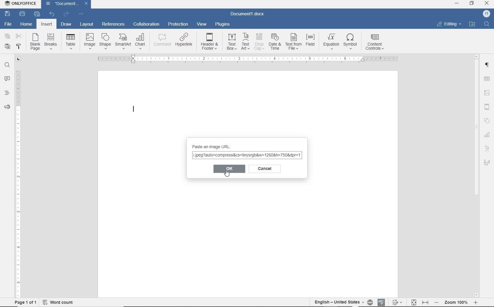 This screenshot has width=494, height=307. What do you see at coordinates (114, 24) in the screenshot?
I see `references` at bounding box center [114, 24].